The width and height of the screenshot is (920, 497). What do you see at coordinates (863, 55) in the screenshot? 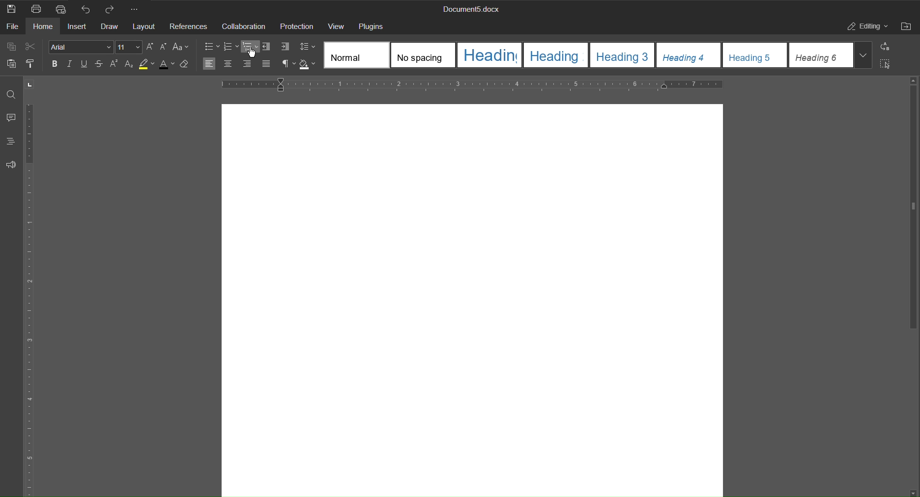
I see `More templates` at bounding box center [863, 55].